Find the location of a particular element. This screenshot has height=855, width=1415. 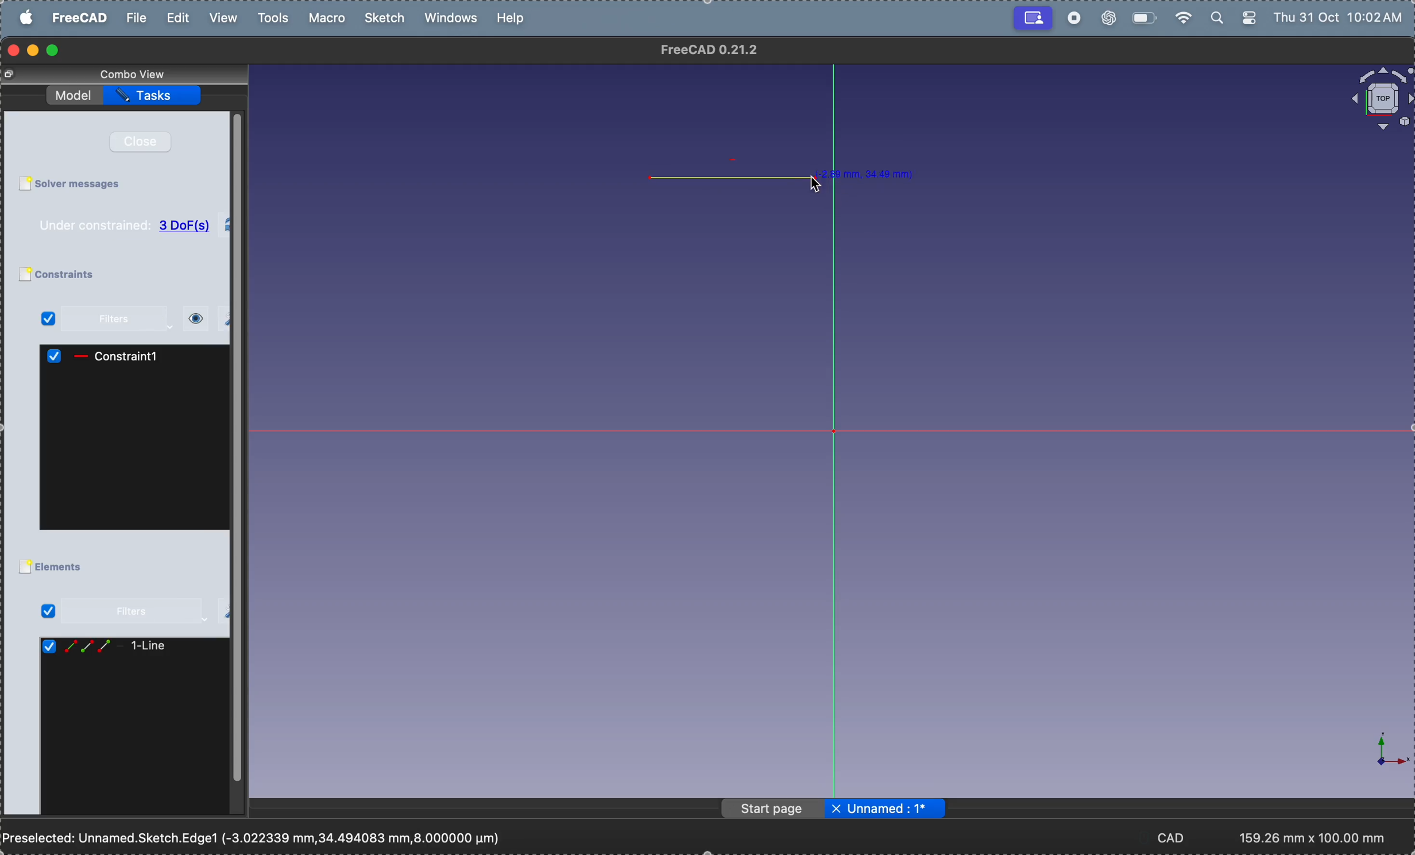

cursor is located at coordinates (815, 185).